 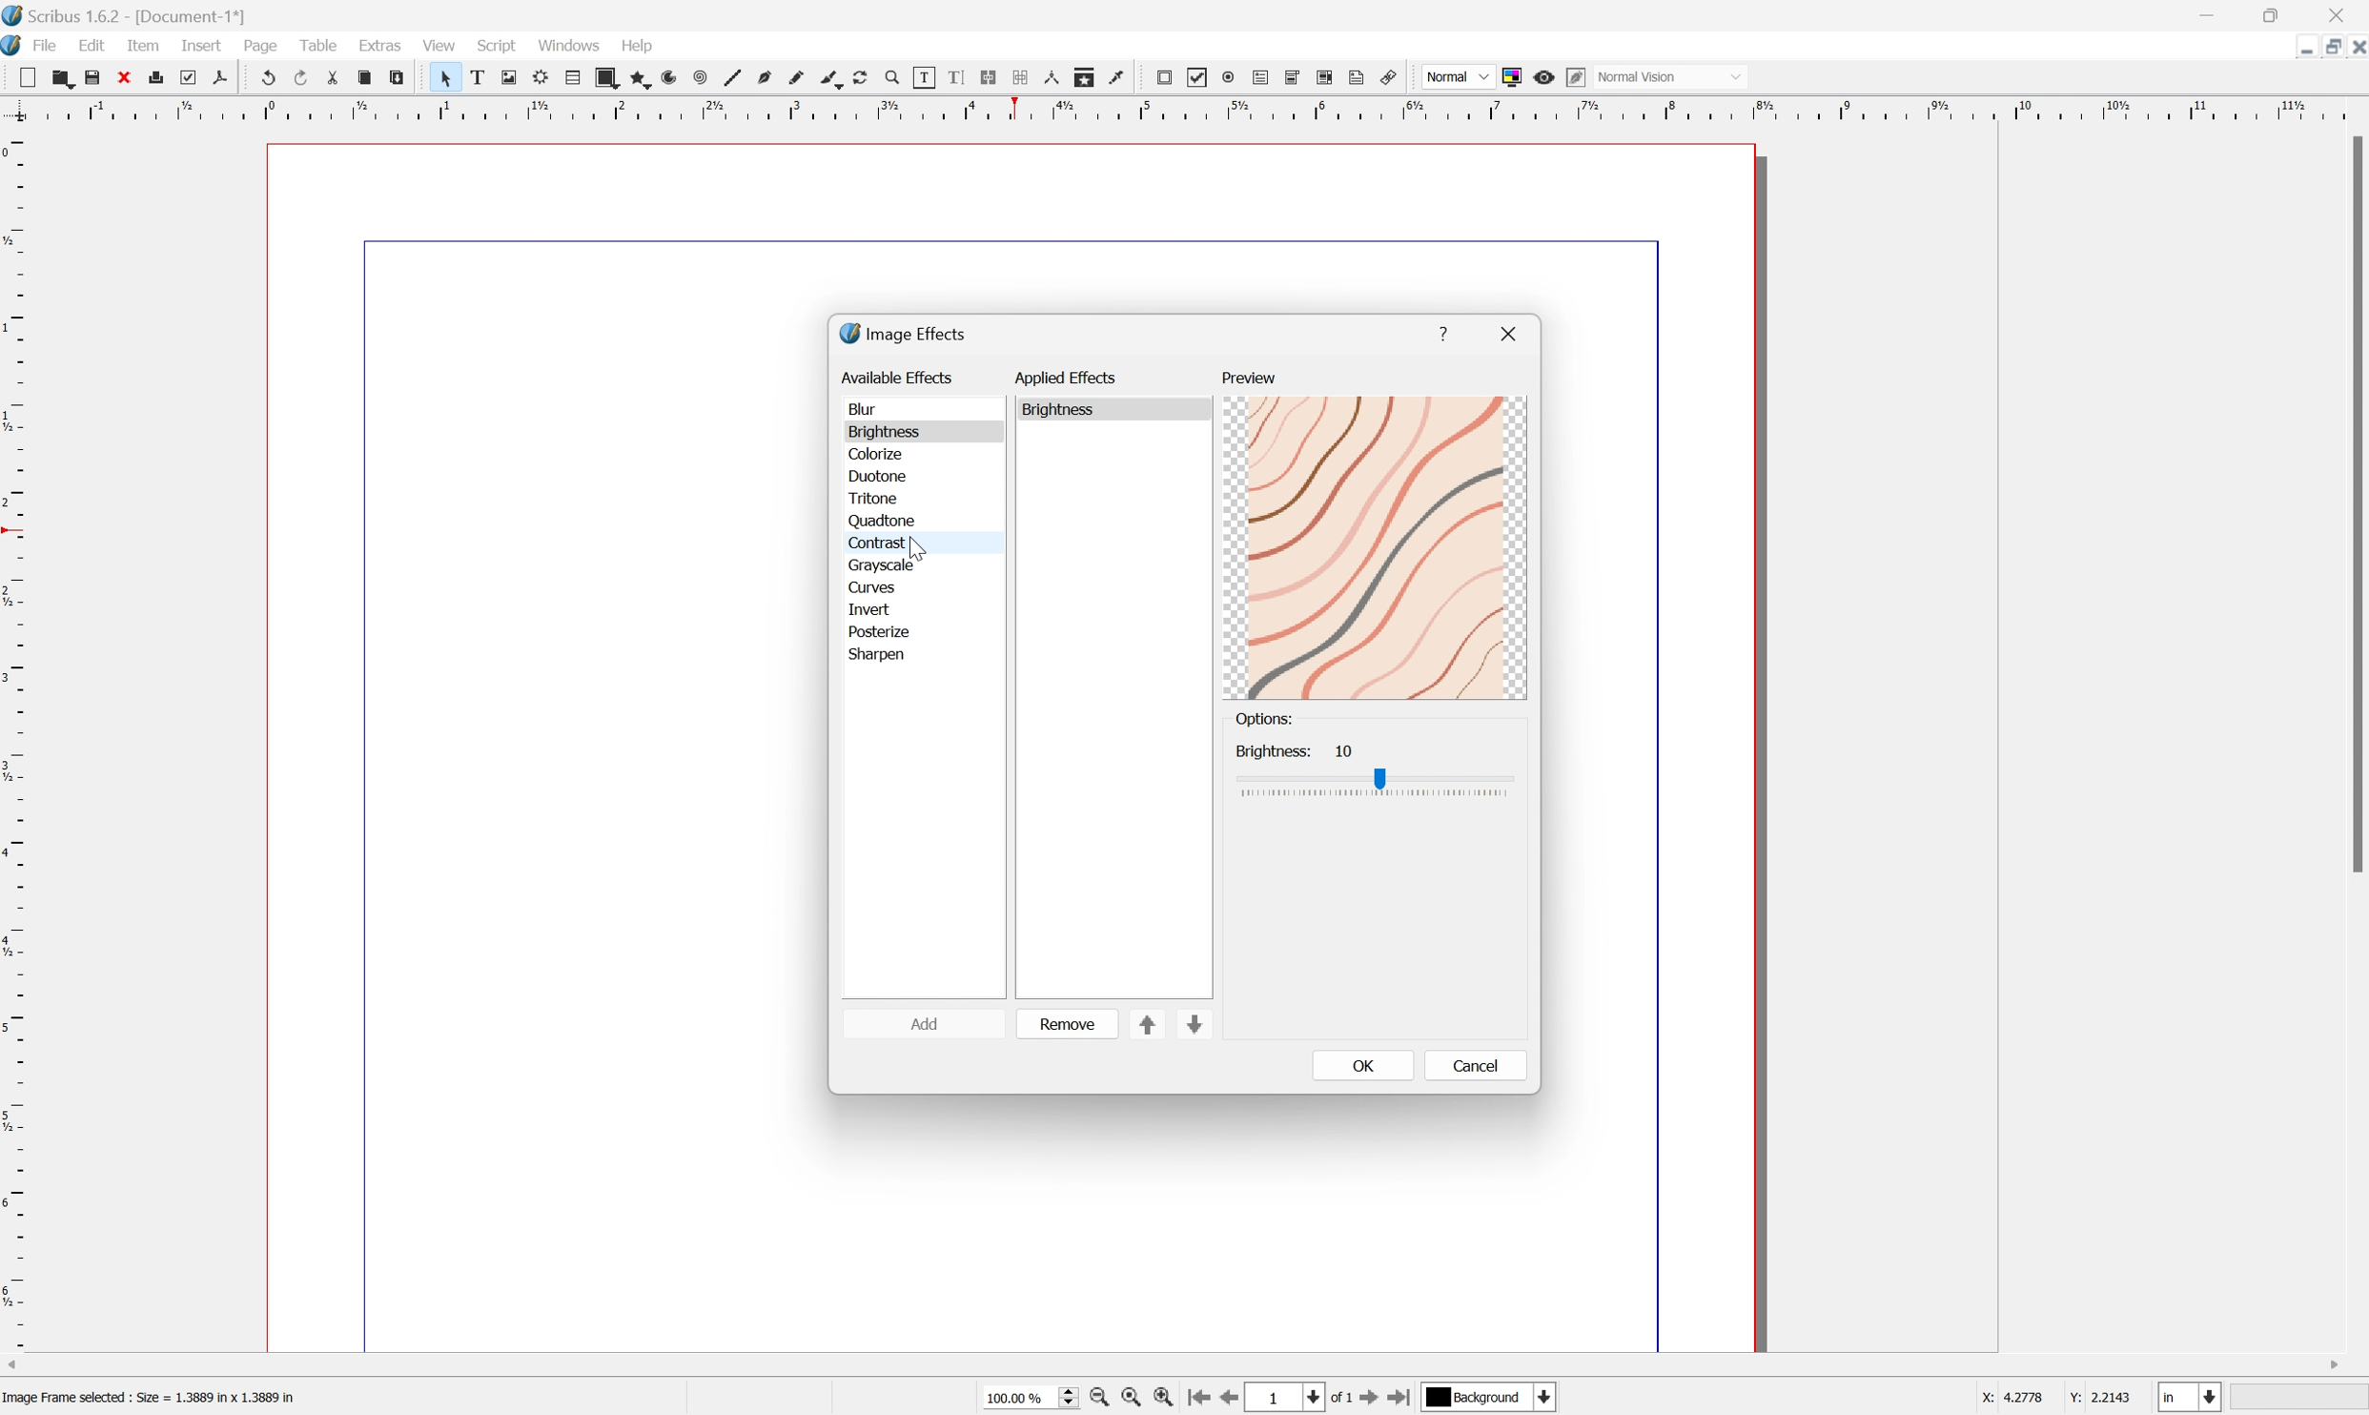 I want to click on Scroll bar, so click(x=2354, y=504).